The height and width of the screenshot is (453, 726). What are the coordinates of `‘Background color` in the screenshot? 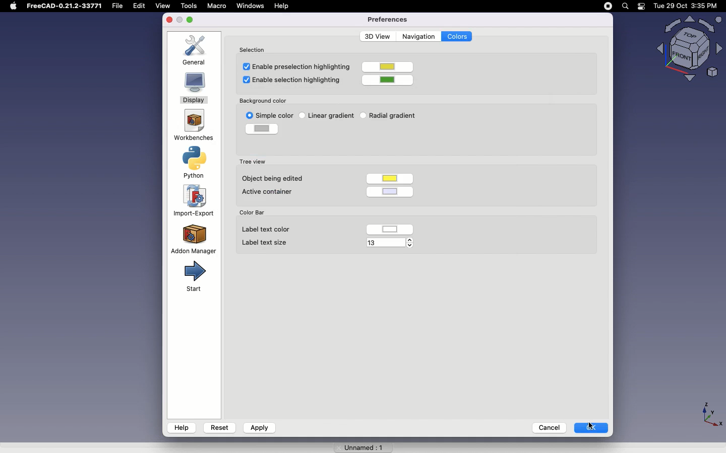 It's located at (263, 99).